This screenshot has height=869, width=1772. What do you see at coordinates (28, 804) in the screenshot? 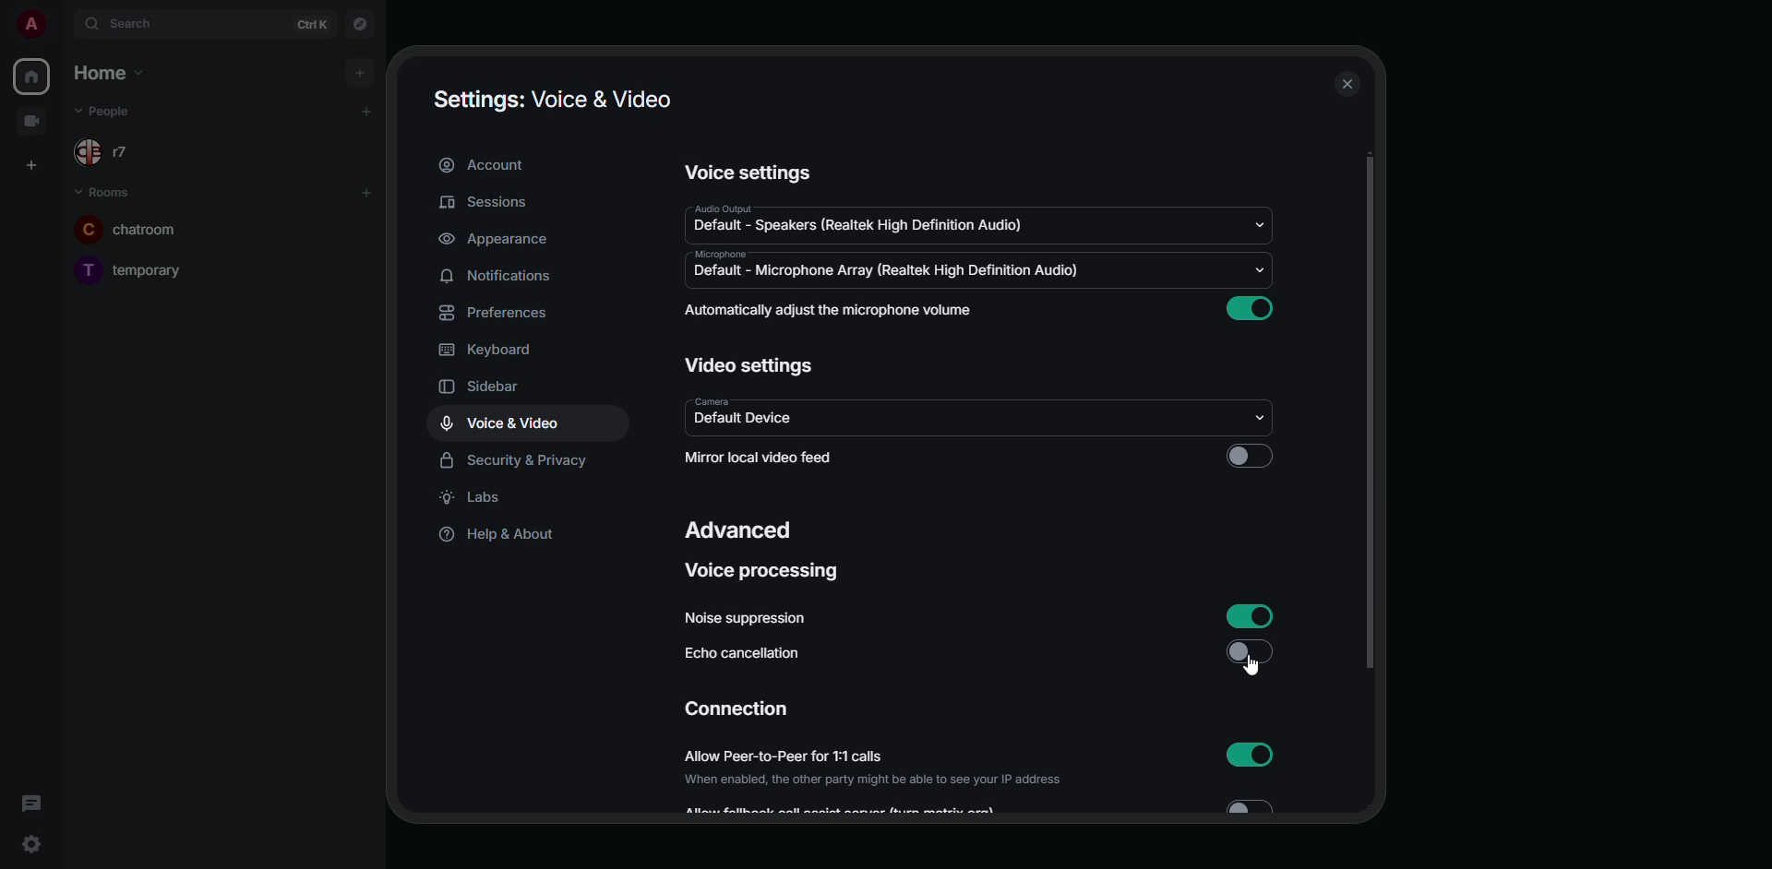
I see `threads` at bounding box center [28, 804].